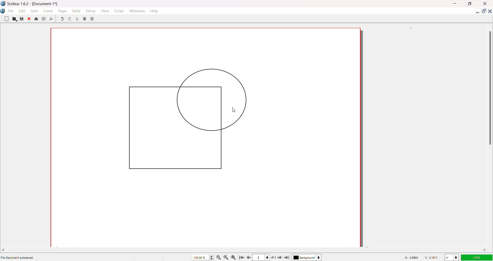  Describe the element at coordinates (236, 111) in the screenshot. I see `cursor` at that location.